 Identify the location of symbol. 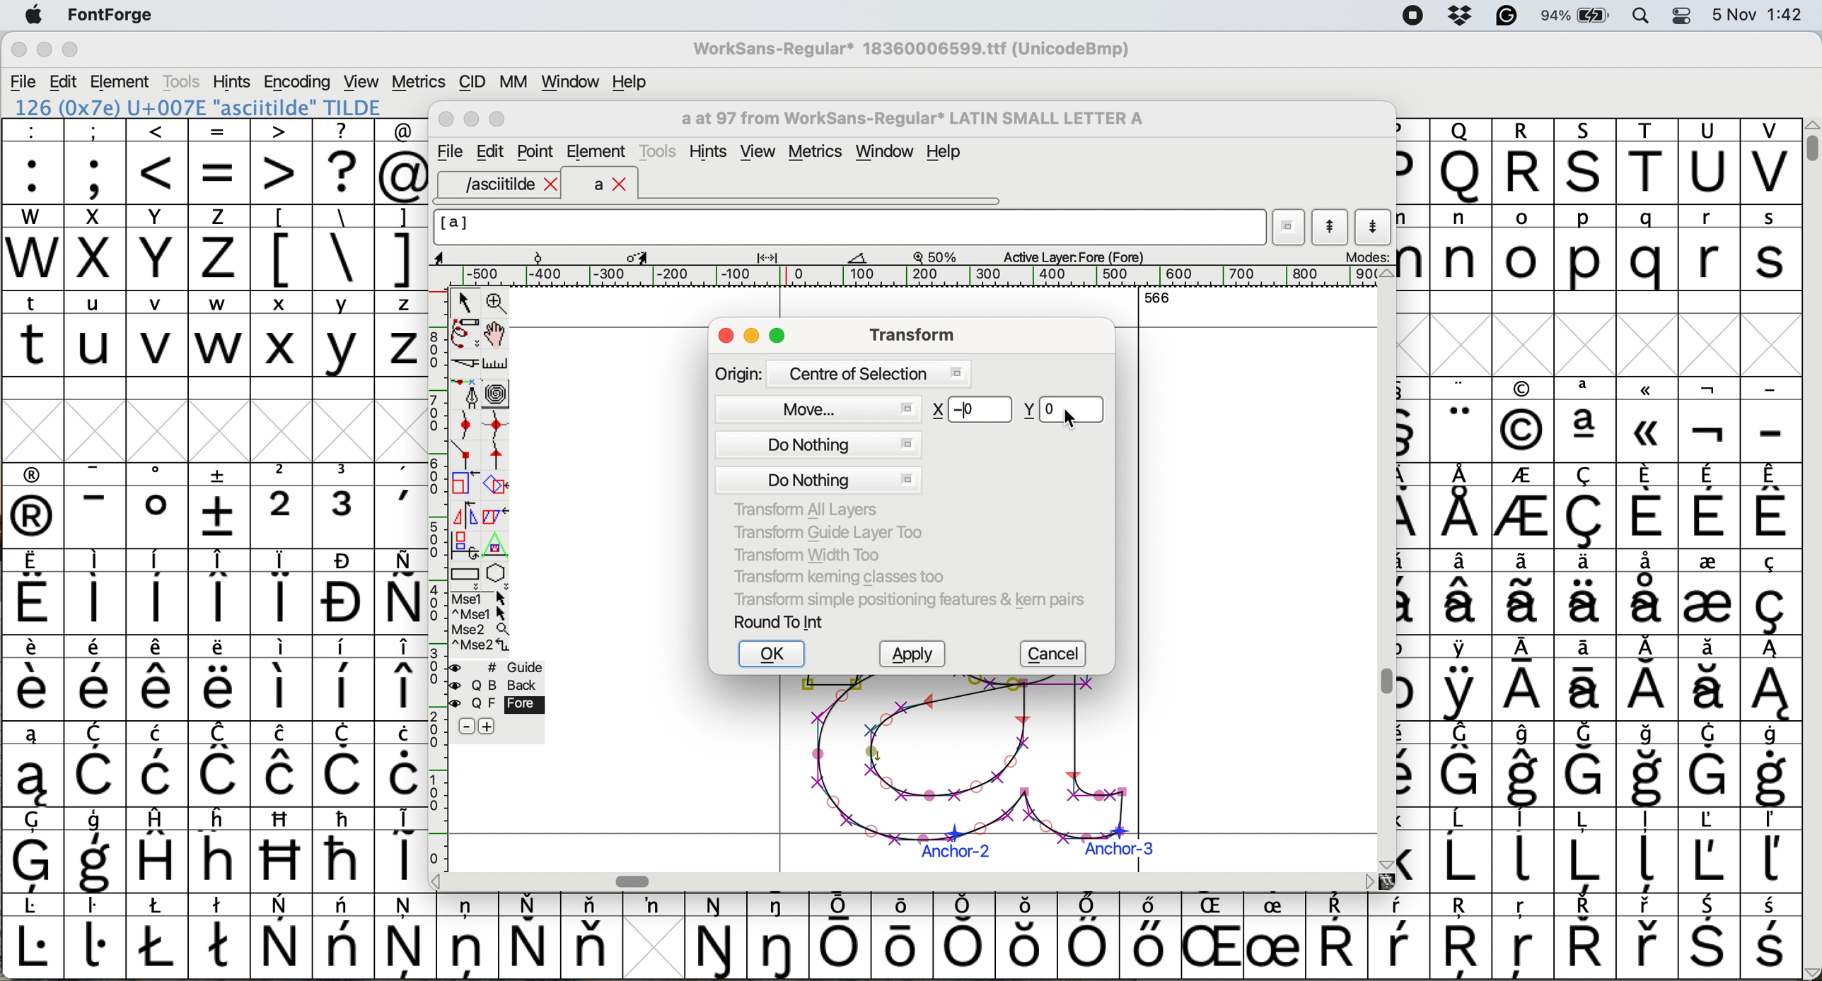
(468, 934).